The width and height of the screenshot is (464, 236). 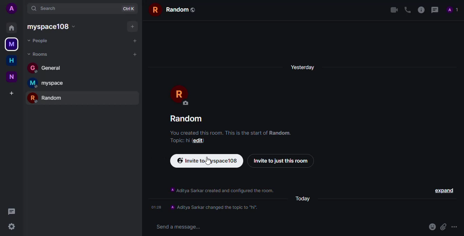 What do you see at coordinates (217, 208) in the screenshot?
I see `` at bounding box center [217, 208].